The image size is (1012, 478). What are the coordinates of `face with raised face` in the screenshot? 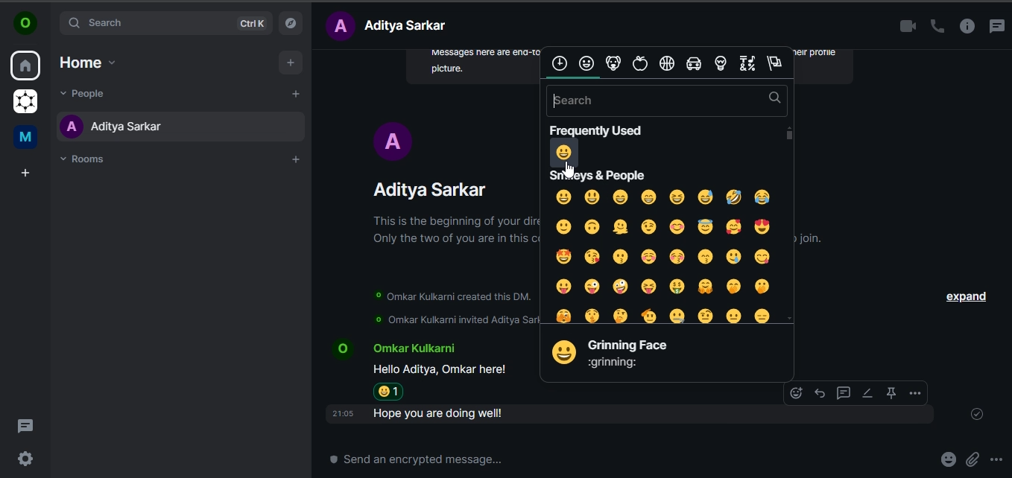 It's located at (706, 313).